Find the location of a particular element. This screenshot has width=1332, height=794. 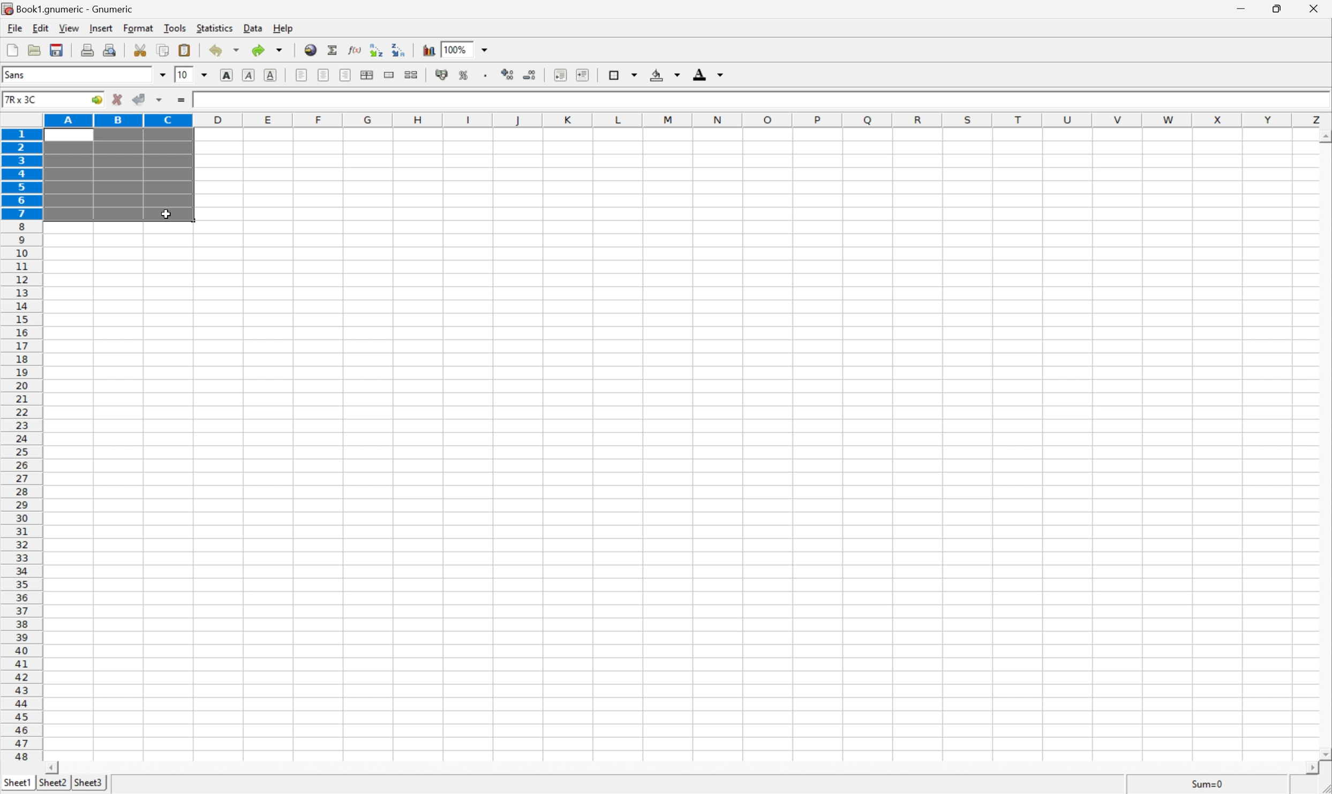

undo is located at coordinates (223, 50).